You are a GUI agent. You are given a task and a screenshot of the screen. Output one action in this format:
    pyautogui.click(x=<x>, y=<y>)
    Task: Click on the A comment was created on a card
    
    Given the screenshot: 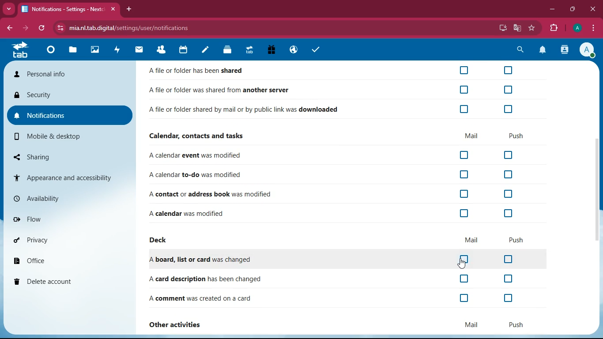 What is the action you would take?
    pyautogui.click(x=203, y=296)
    